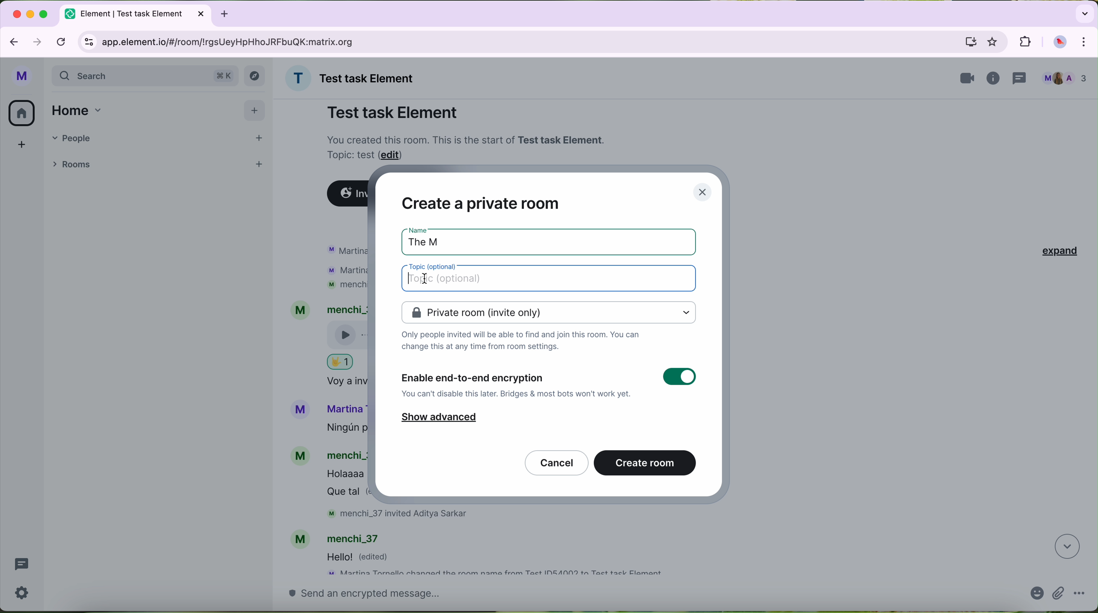 The image size is (1098, 613). I want to click on send a message, so click(643, 597).